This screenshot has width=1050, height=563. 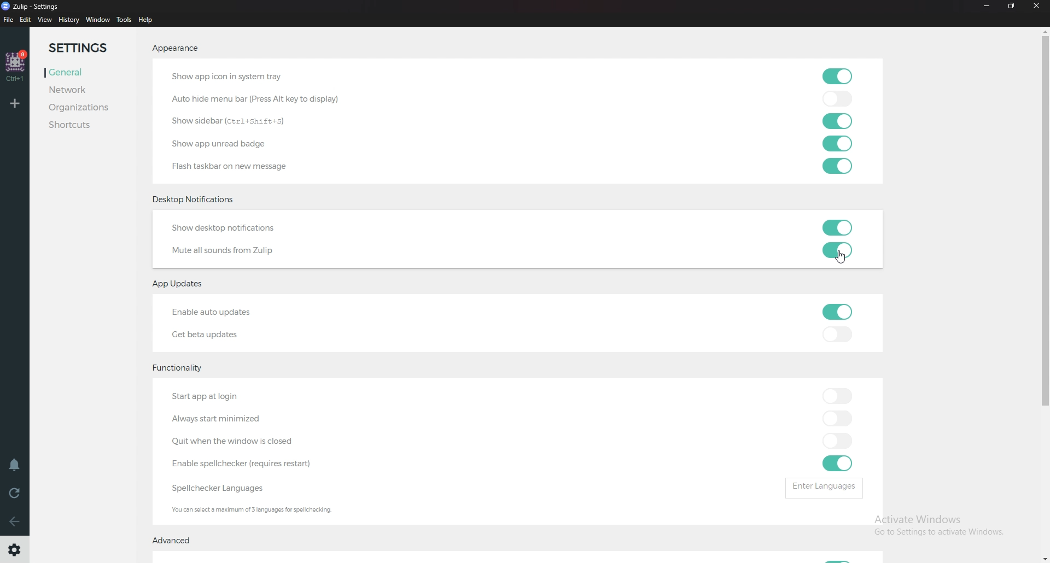 I want to click on Edit, so click(x=26, y=20).